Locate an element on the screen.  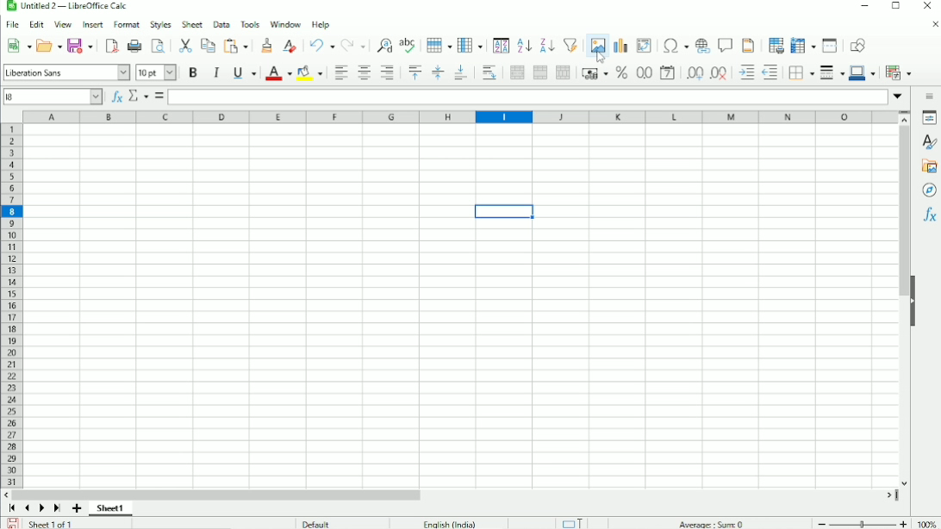
Insert is located at coordinates (92, 23).